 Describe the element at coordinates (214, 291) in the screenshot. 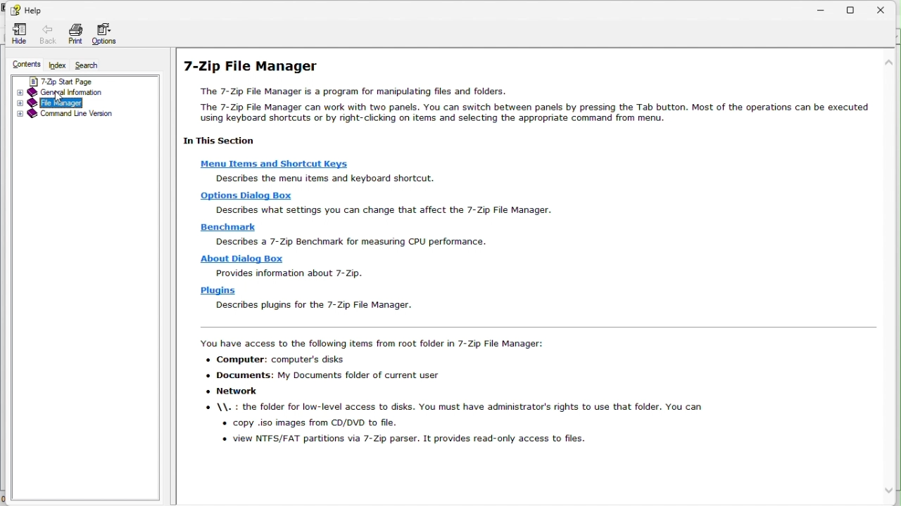

I see `plugins` at that location.